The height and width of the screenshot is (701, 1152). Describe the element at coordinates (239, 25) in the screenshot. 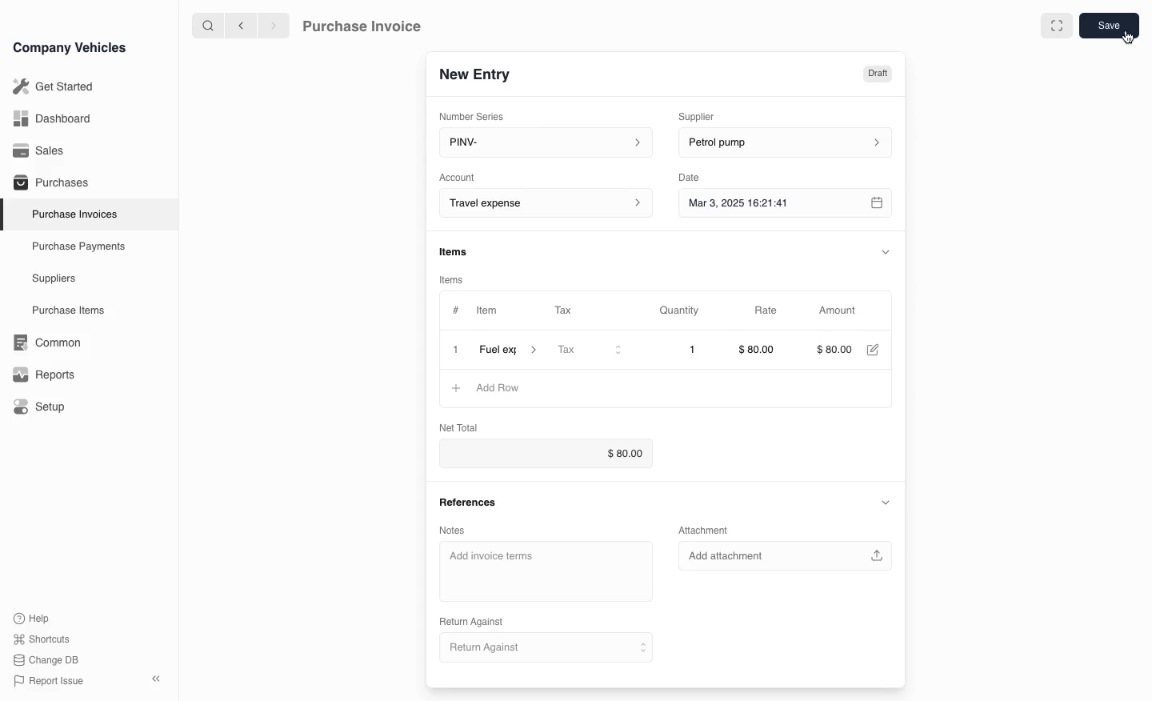

I see `previous` at that location.